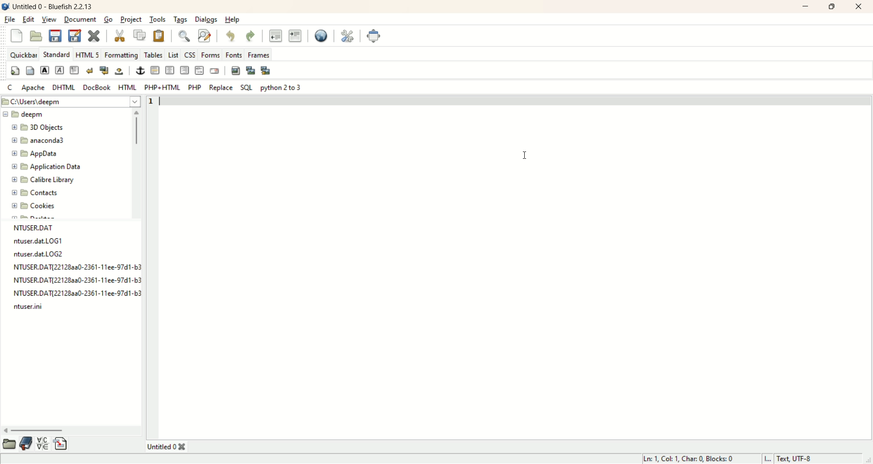 This screenshot has width=873, height=464. Describe the element at coordinates (200, 71) in the screenshot. I see `HTML COMMENT` at that location.